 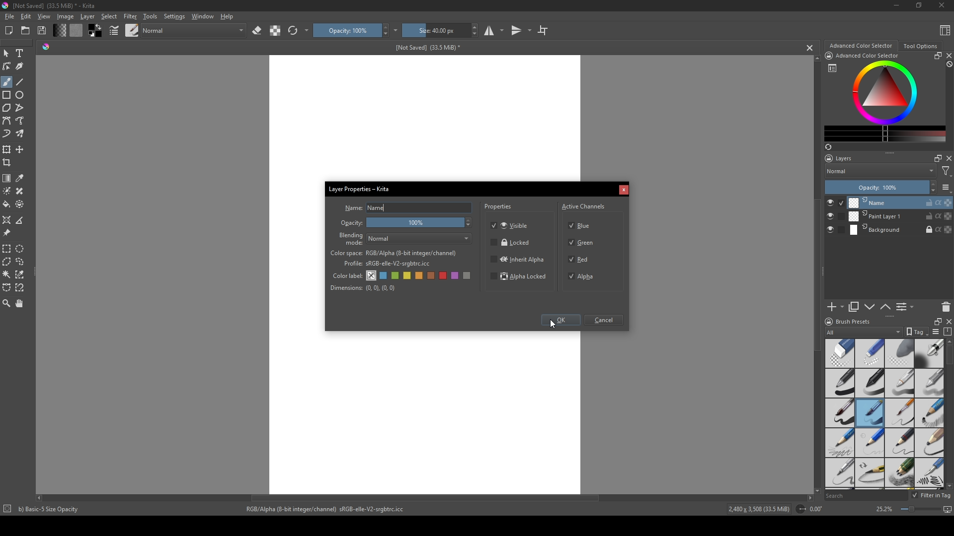 I want to click on thick brush, so click(x=840, y=413).